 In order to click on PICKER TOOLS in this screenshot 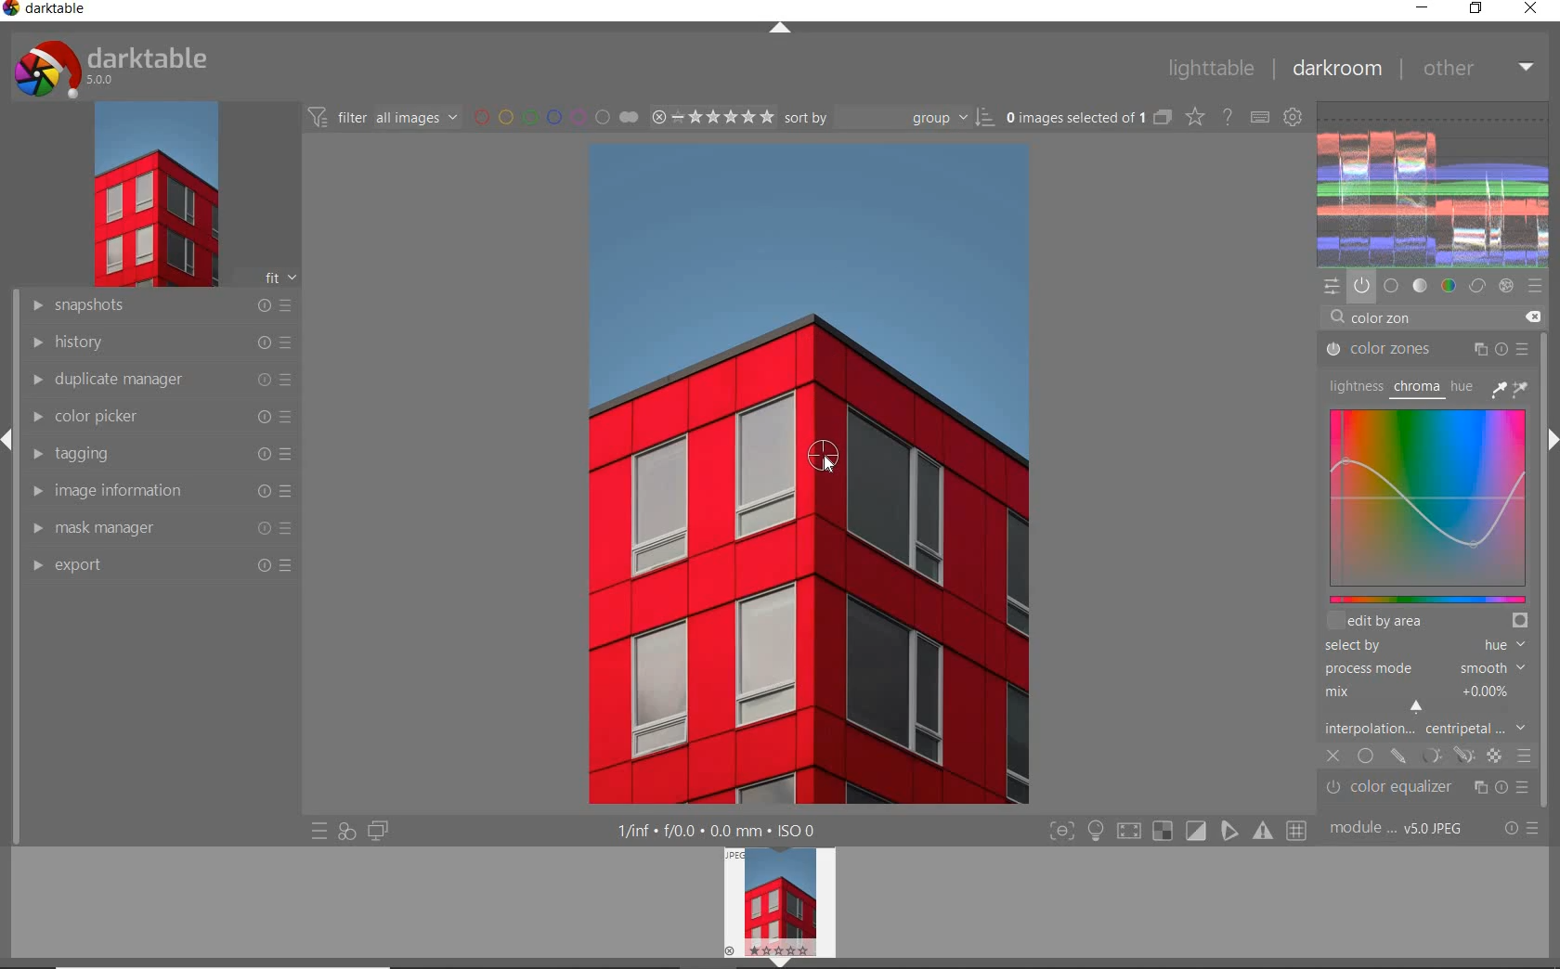, I will do `click(1512, 388)`.